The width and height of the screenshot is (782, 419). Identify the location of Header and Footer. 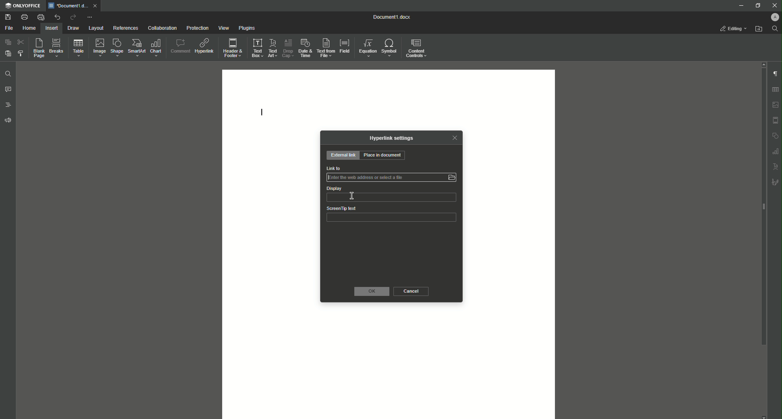
(233, 48).